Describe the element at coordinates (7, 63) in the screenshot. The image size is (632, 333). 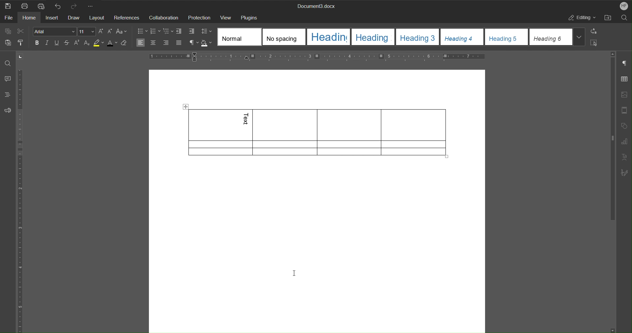
I see `Find` at that location.